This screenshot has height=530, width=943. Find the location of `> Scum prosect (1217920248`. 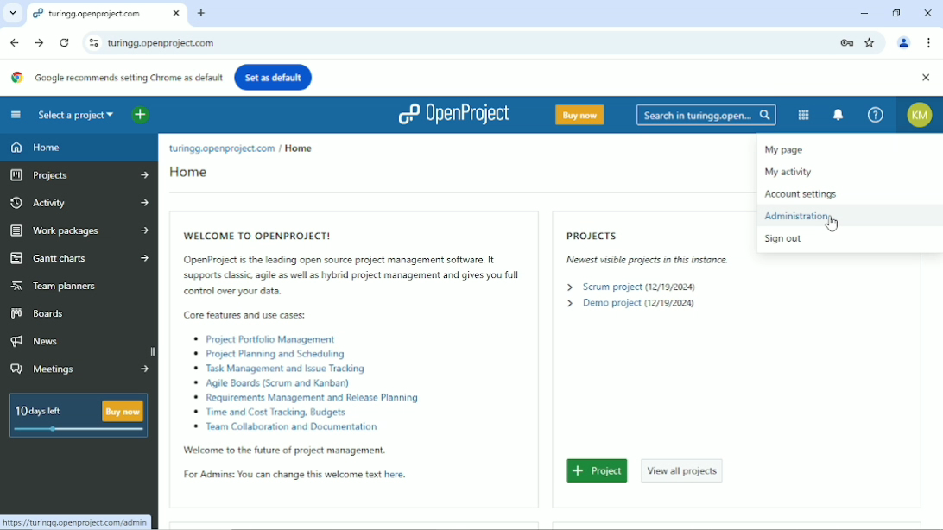

> Scum prosect (1217920248 is located at coordinates (626, 287).